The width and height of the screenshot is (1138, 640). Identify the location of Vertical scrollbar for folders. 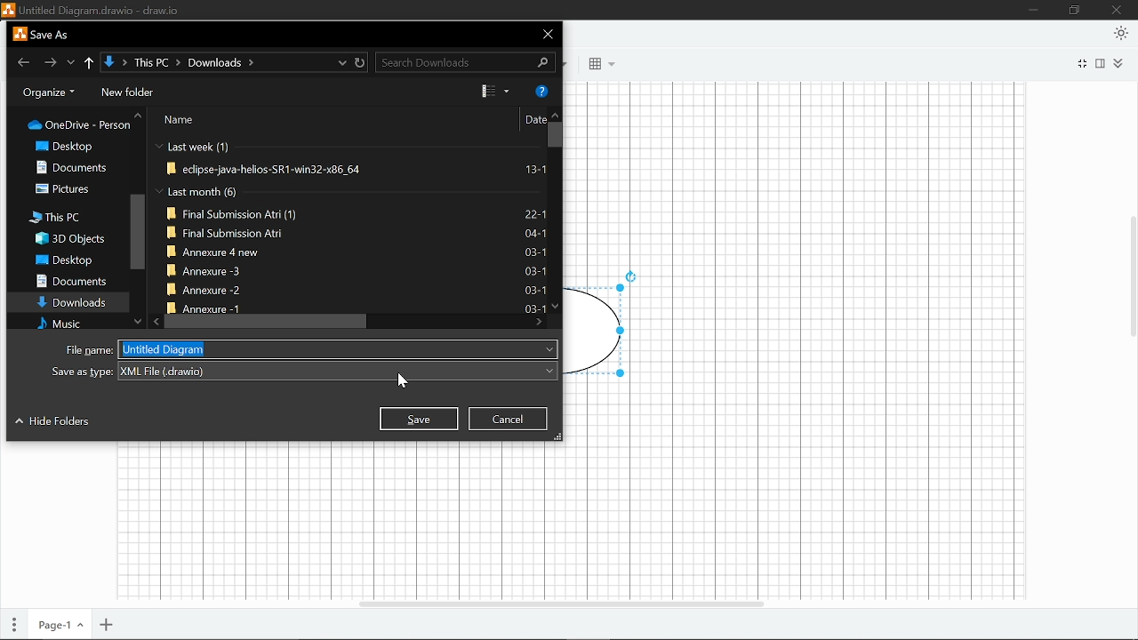
(137, 231).